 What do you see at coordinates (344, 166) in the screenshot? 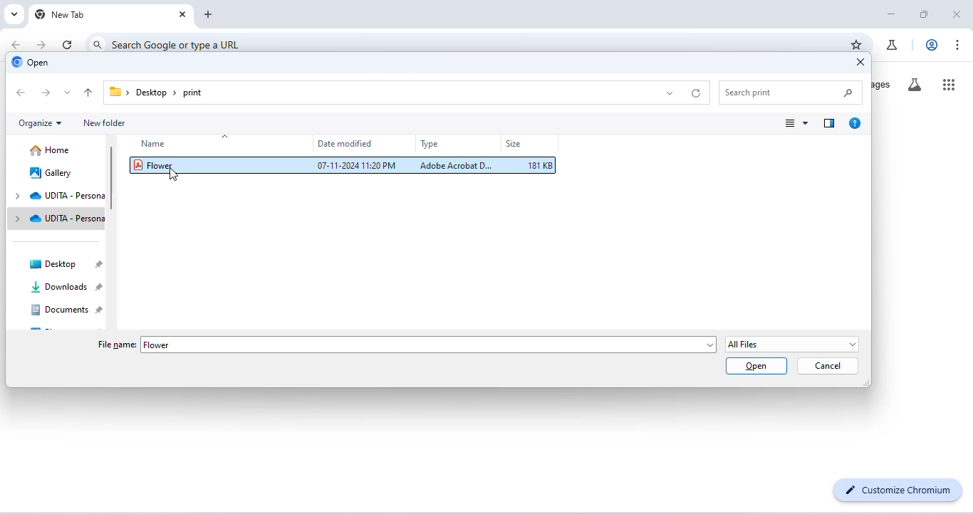
I see `Flower 07-11-2024 11:20PM Adobe Acrobat D. 181 KB` at bounding box center [344, 166].